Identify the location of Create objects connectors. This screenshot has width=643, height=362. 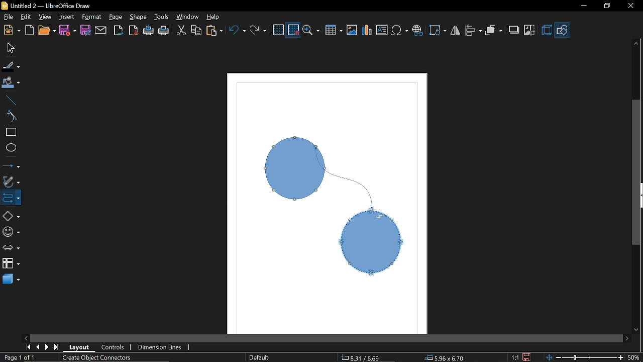
(96, 358).